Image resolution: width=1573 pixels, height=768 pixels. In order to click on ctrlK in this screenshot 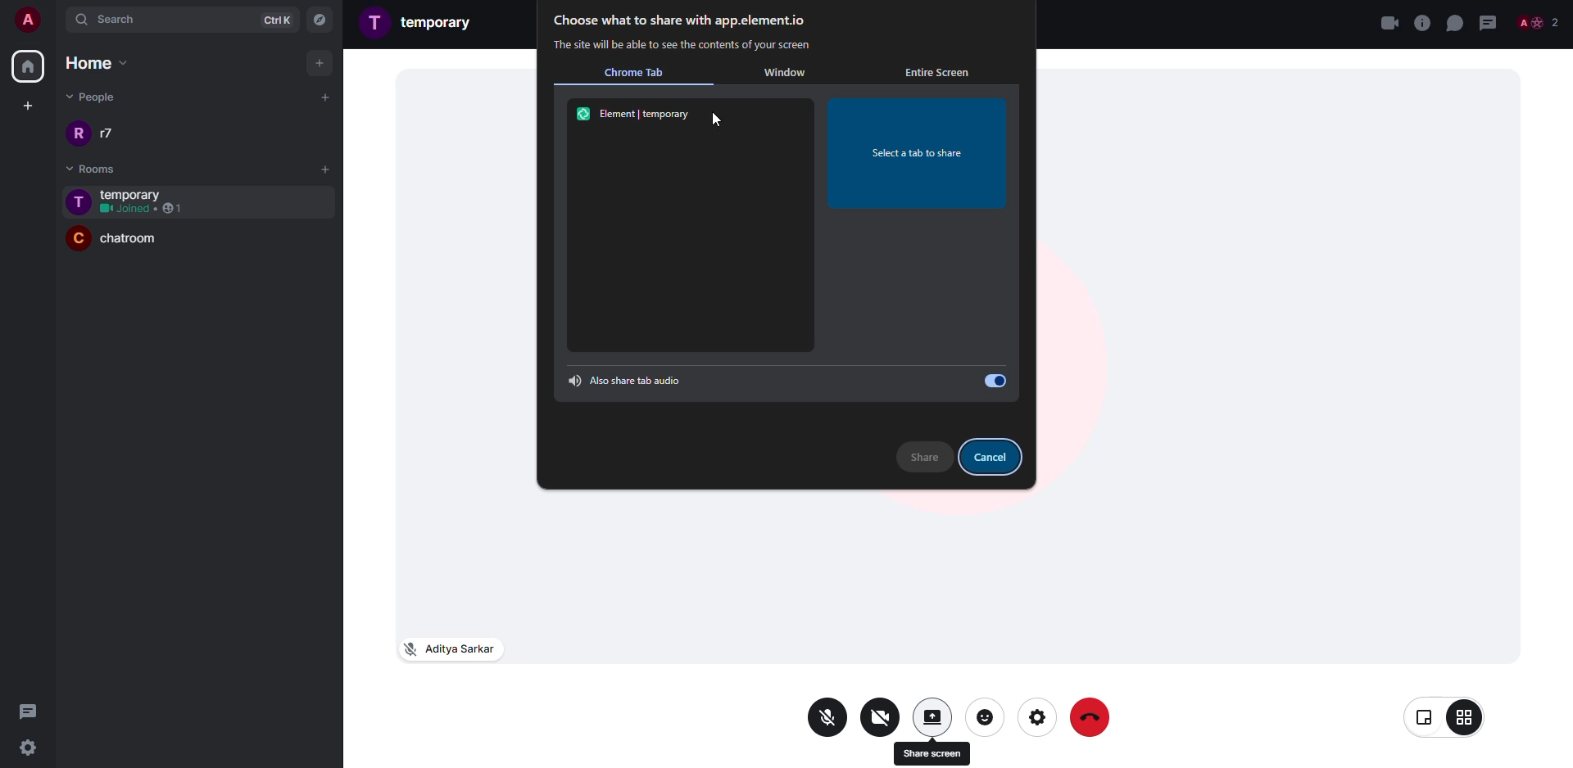, I will do `click(272, 19)`.